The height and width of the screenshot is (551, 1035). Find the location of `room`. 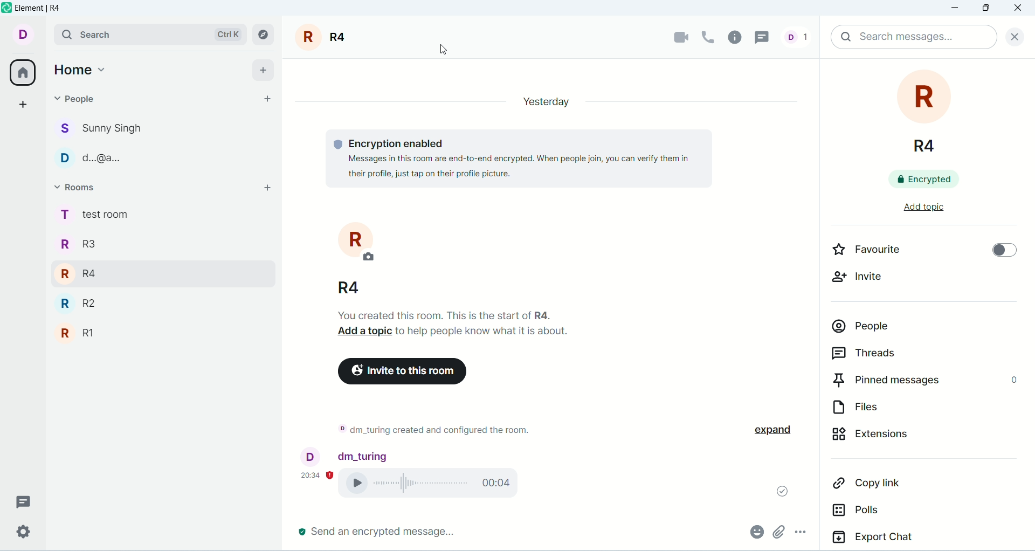

room is located at coordinates (927, 113).